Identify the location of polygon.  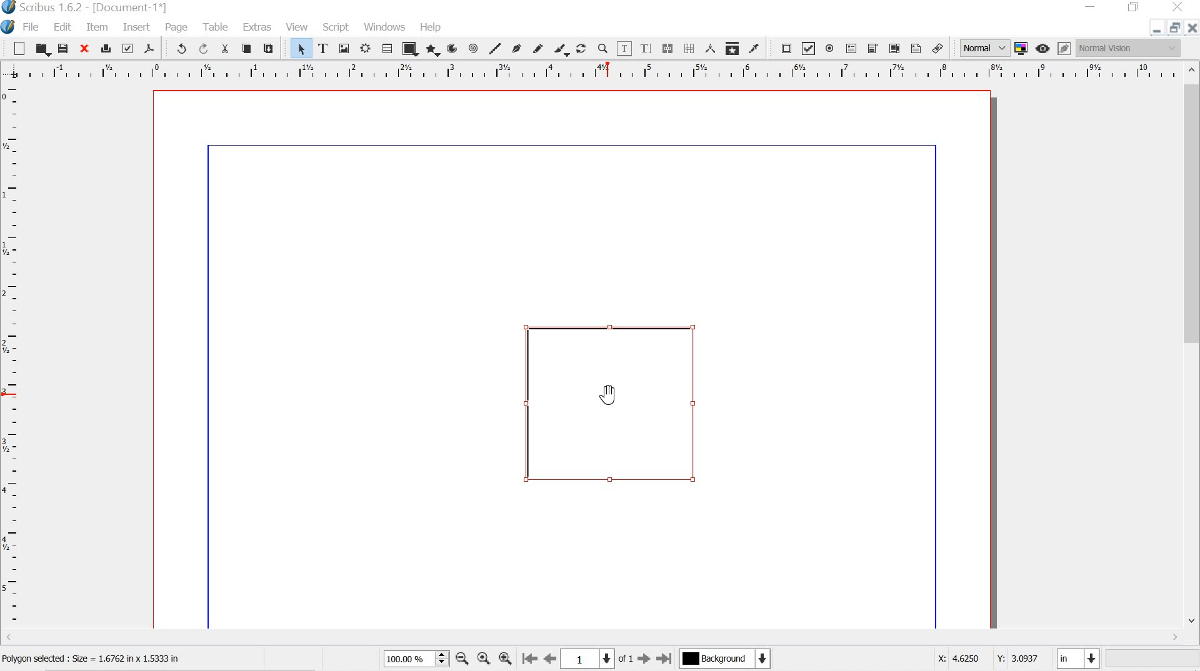
(431, 50).